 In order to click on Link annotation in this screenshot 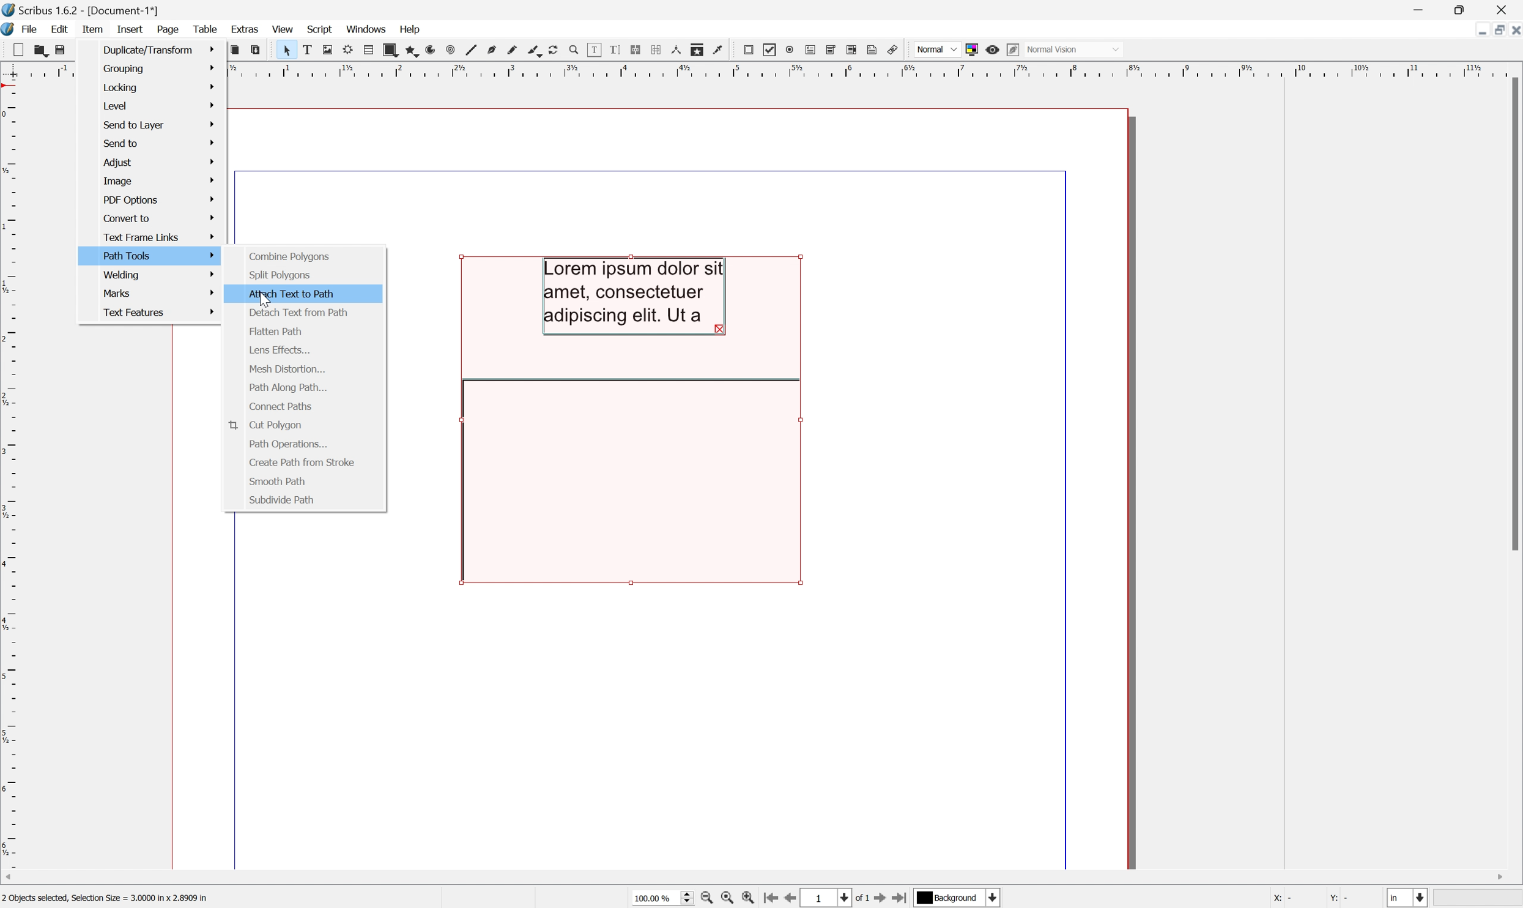, I will do `click(896, 51)`.